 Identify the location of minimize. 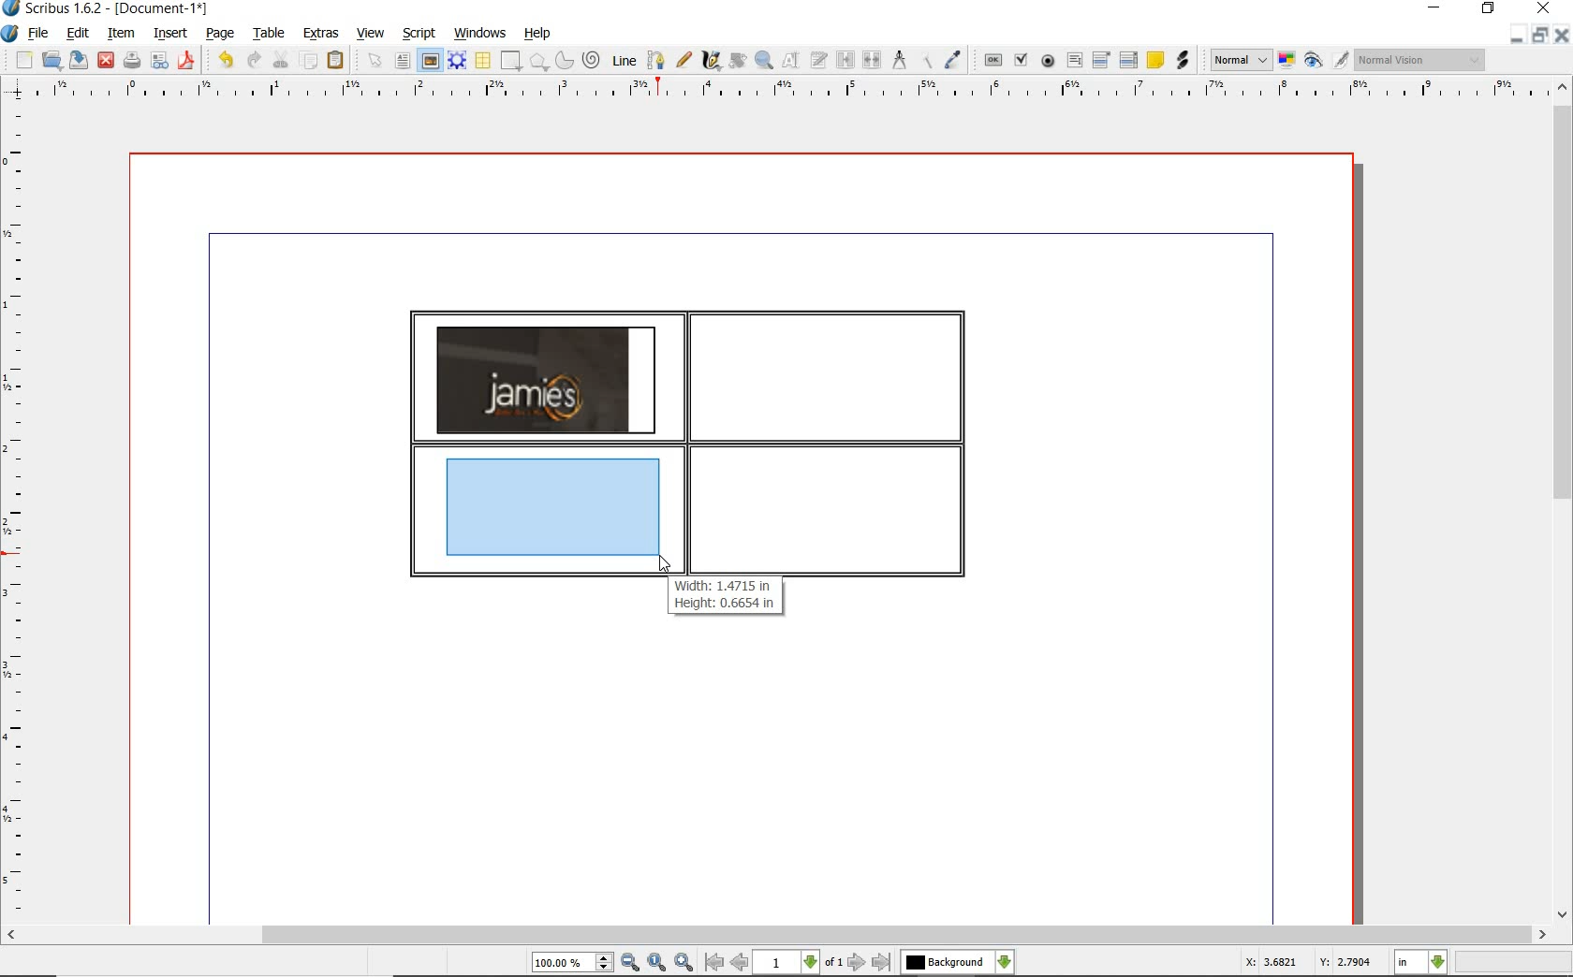
(1515, 36).